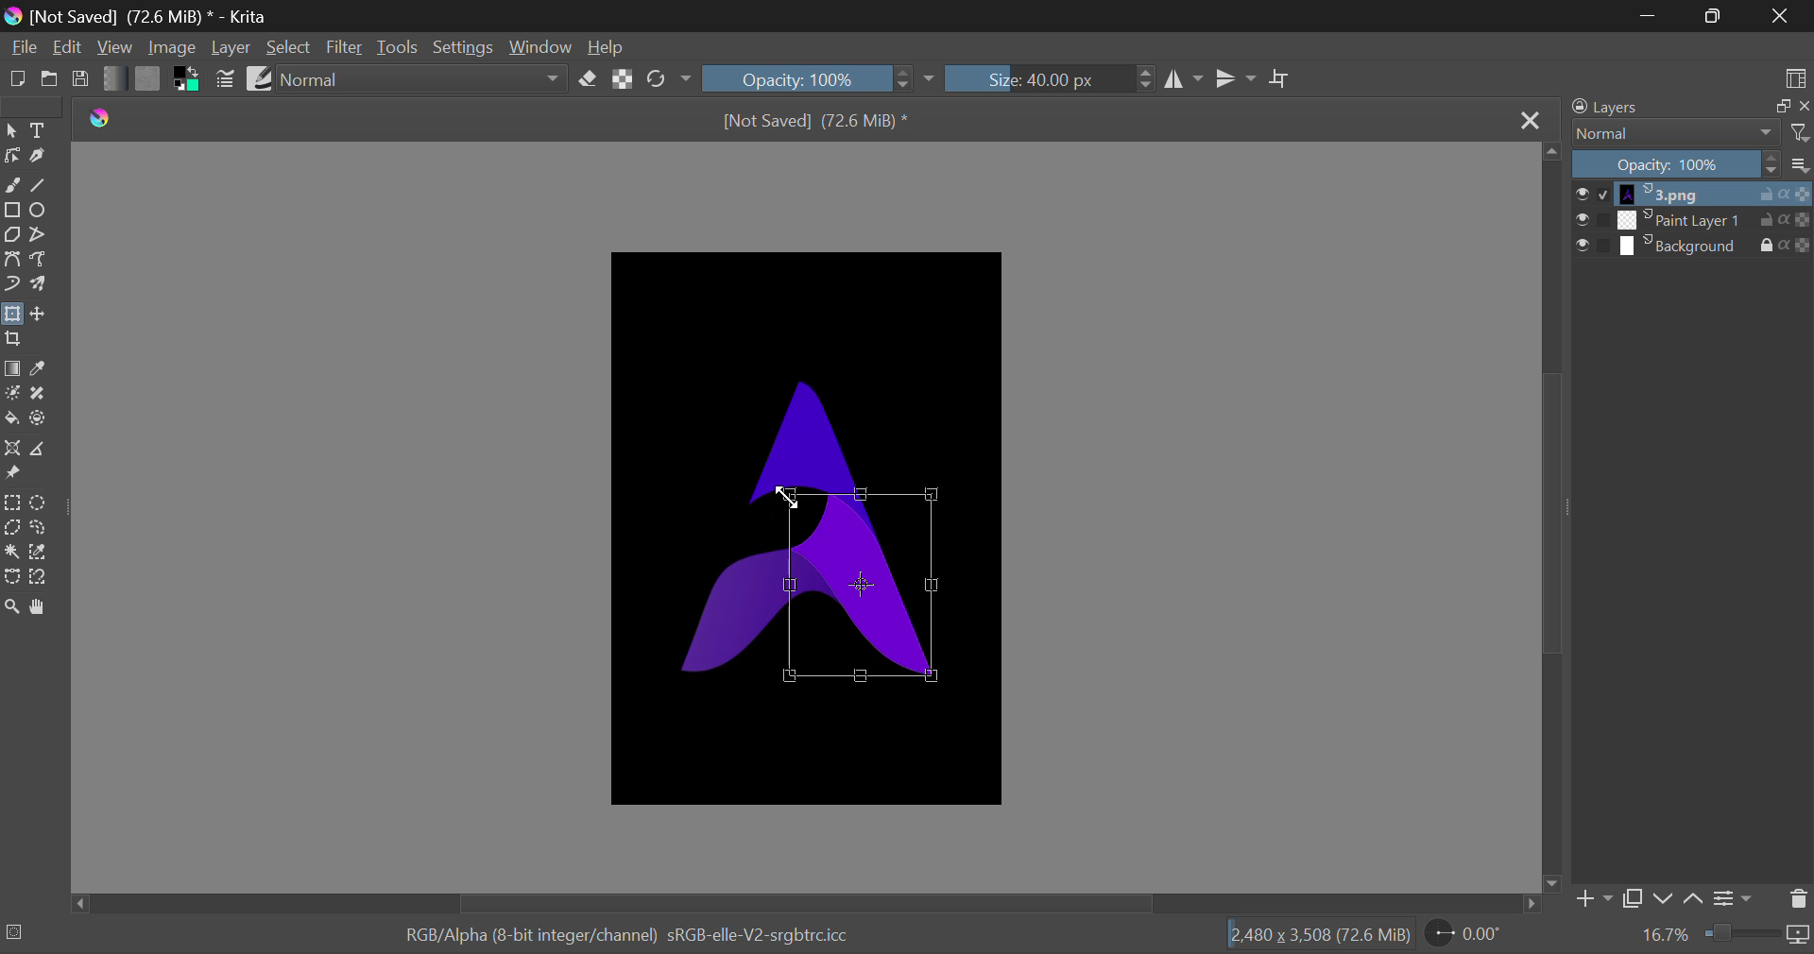 Image resolution: width=1814 pixels, height=954 pixels. What do you see at coordinates (1665, 899) in the screenshot?
I see `down Movement of Layer` at bounding box center [1665, 899].